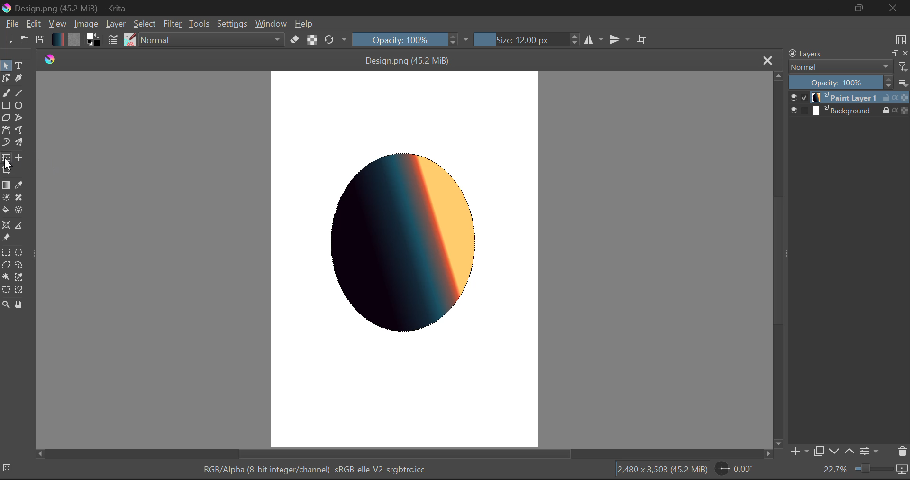 This screenshot has height=480, width=910. What do you see at coordinates (212, 39) in the screenshot?
I see `Blending Mode` at bounding box center [212, 39].